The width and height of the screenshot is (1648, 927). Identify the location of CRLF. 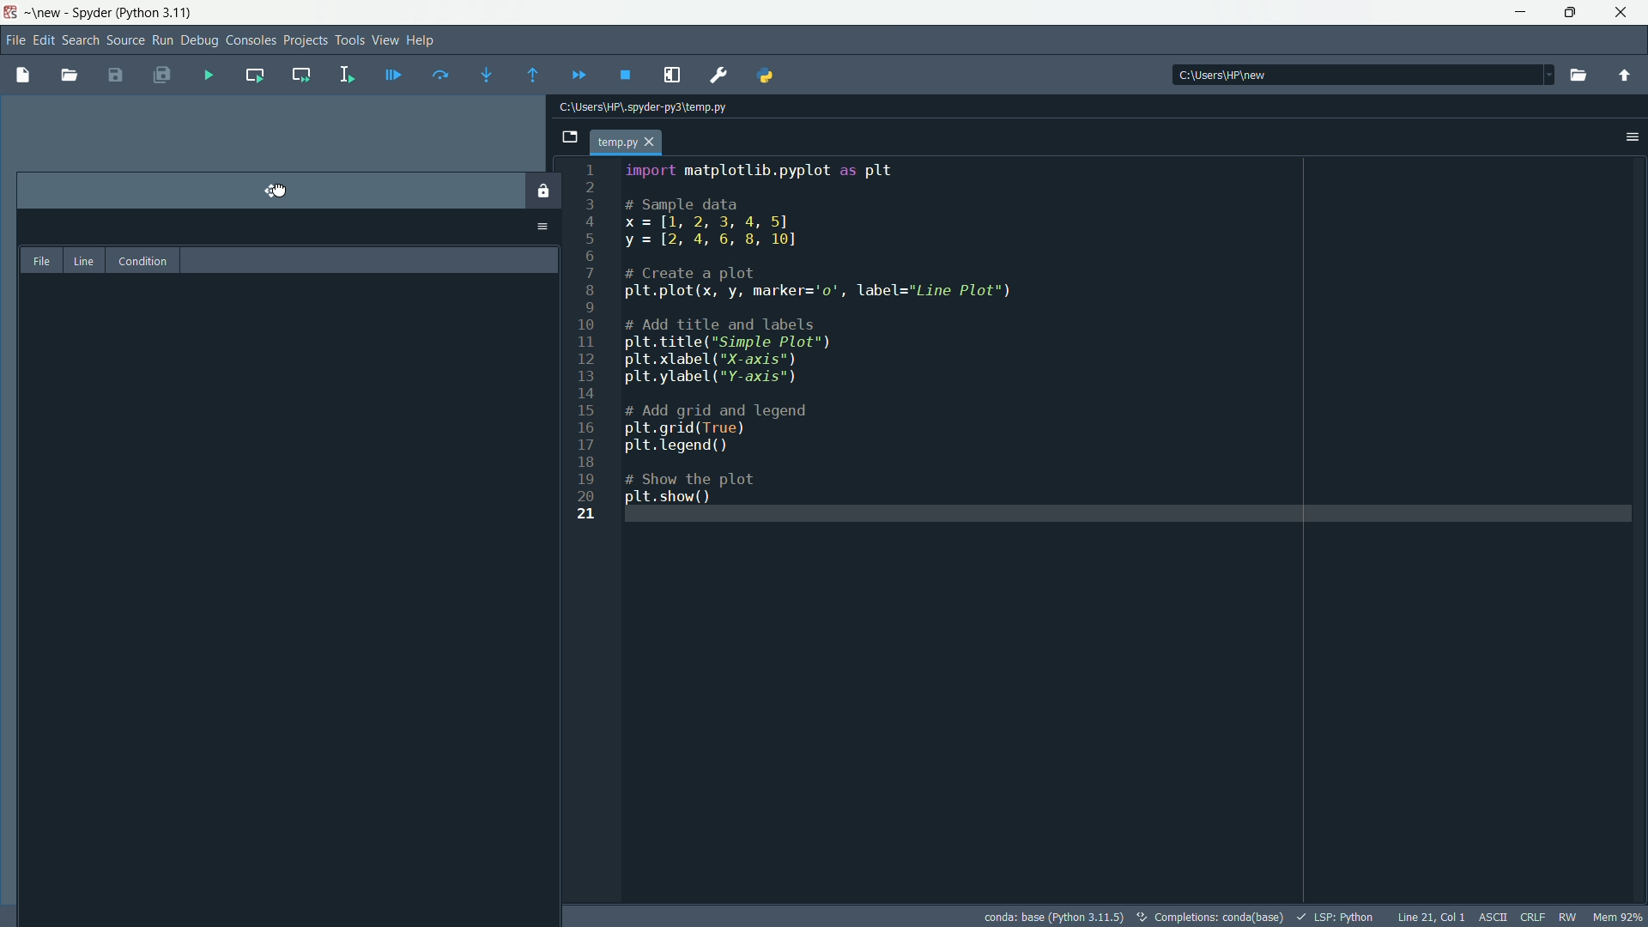
(1532, 918).